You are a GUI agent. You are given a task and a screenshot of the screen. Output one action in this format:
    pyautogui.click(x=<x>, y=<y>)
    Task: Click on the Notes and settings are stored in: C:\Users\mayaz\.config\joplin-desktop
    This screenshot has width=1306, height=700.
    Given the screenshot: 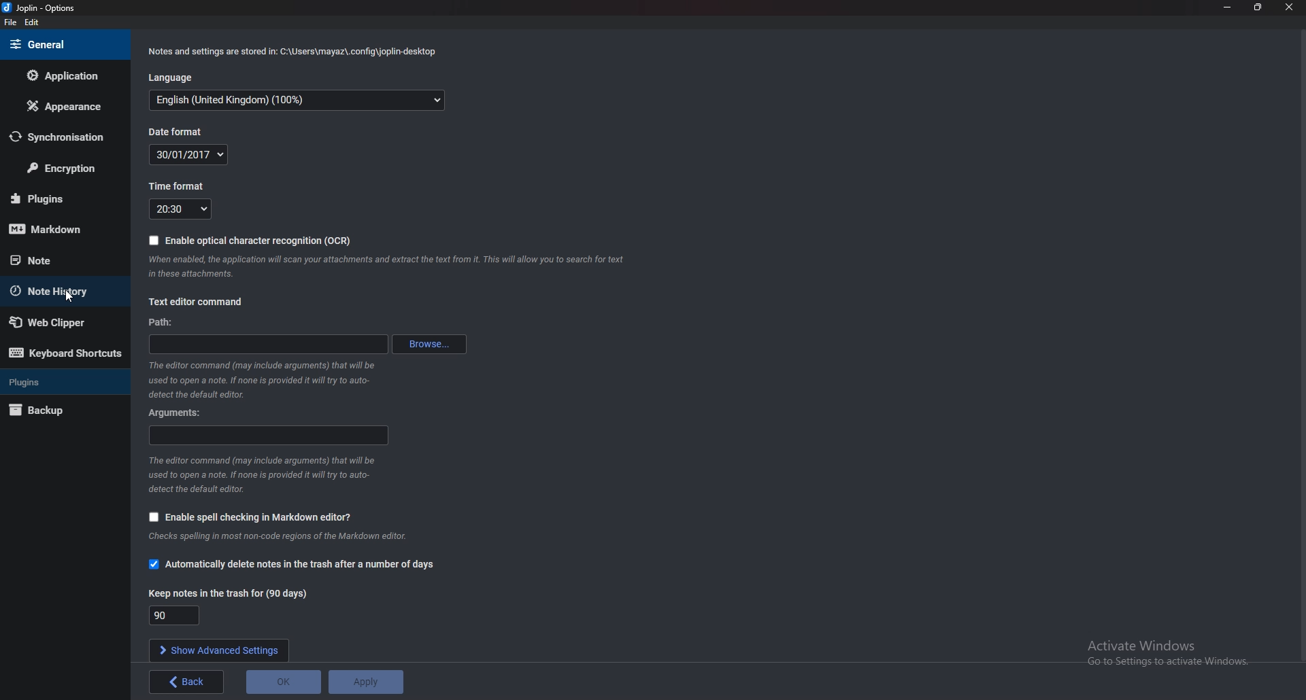 What is the action you would take?
    pyautogui.click(x=292, y=51)
    